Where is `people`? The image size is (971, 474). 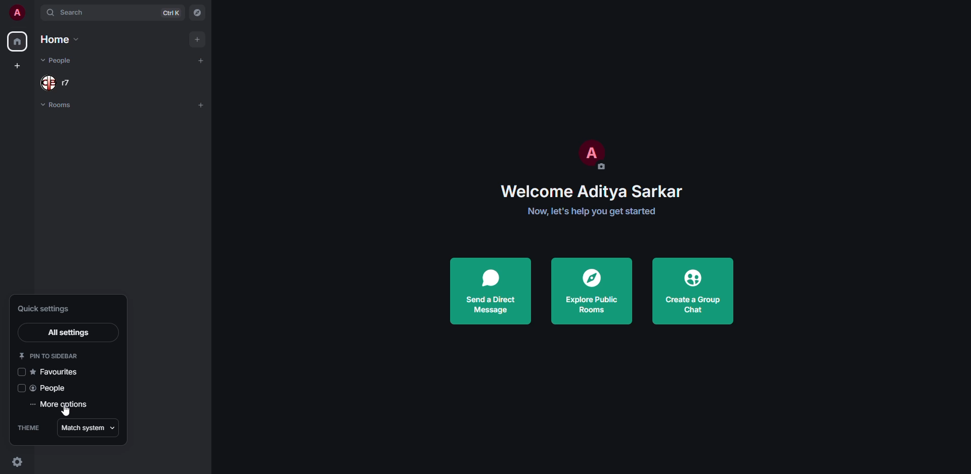 people is located at coordinates (59, 60).